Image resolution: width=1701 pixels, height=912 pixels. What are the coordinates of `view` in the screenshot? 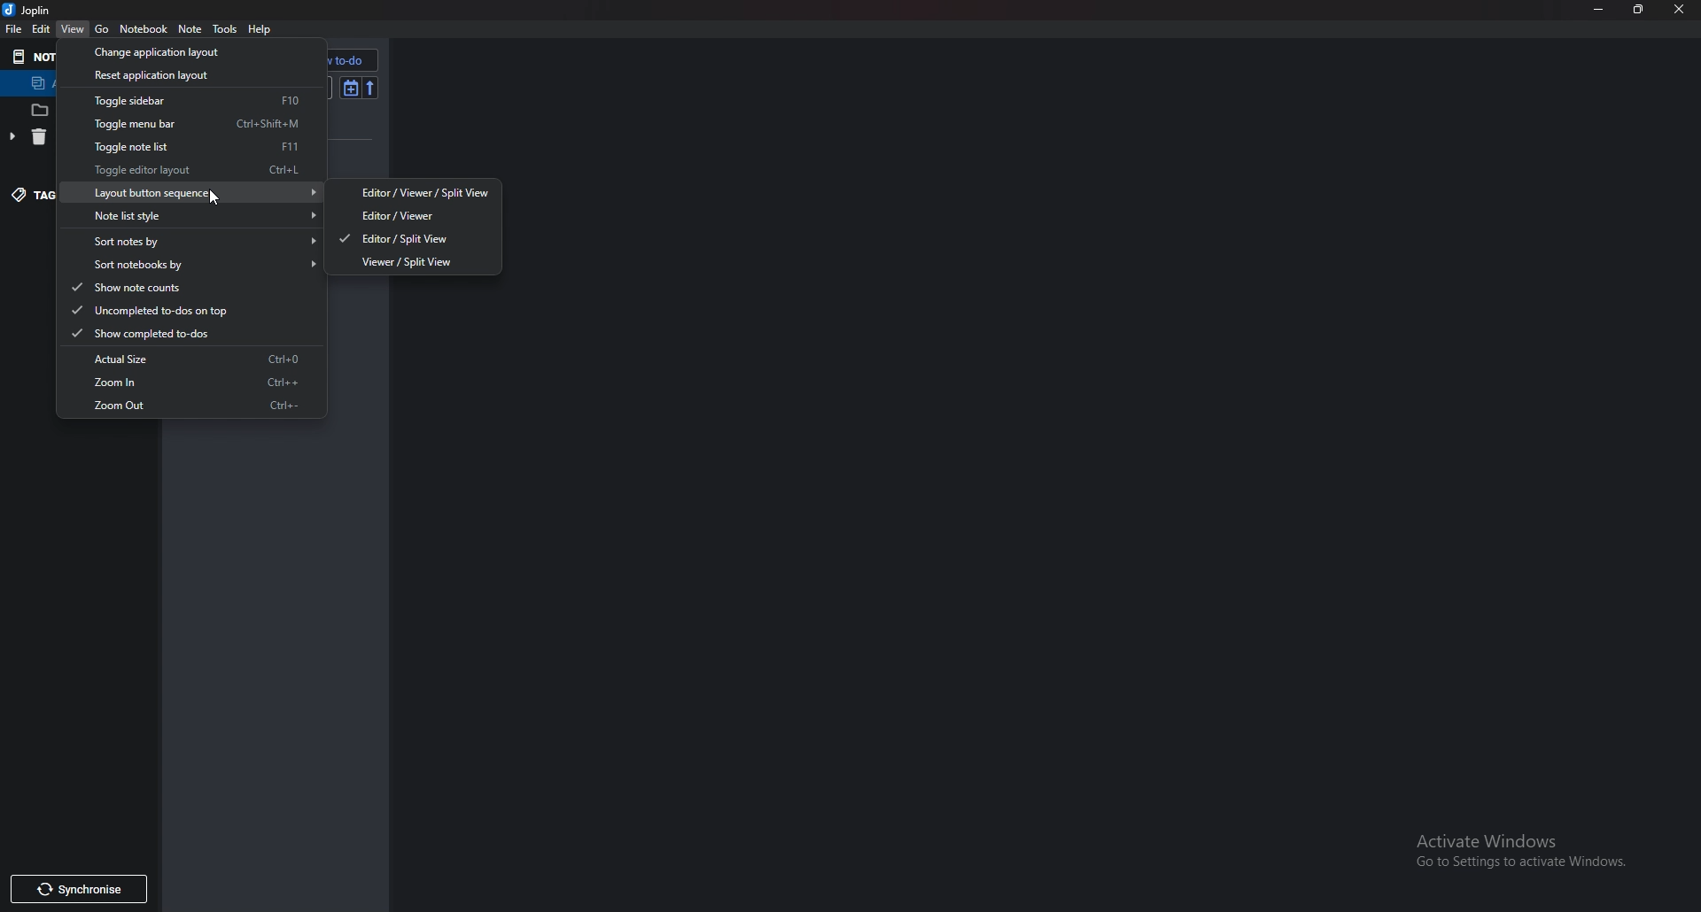 It's located at (74, 29).